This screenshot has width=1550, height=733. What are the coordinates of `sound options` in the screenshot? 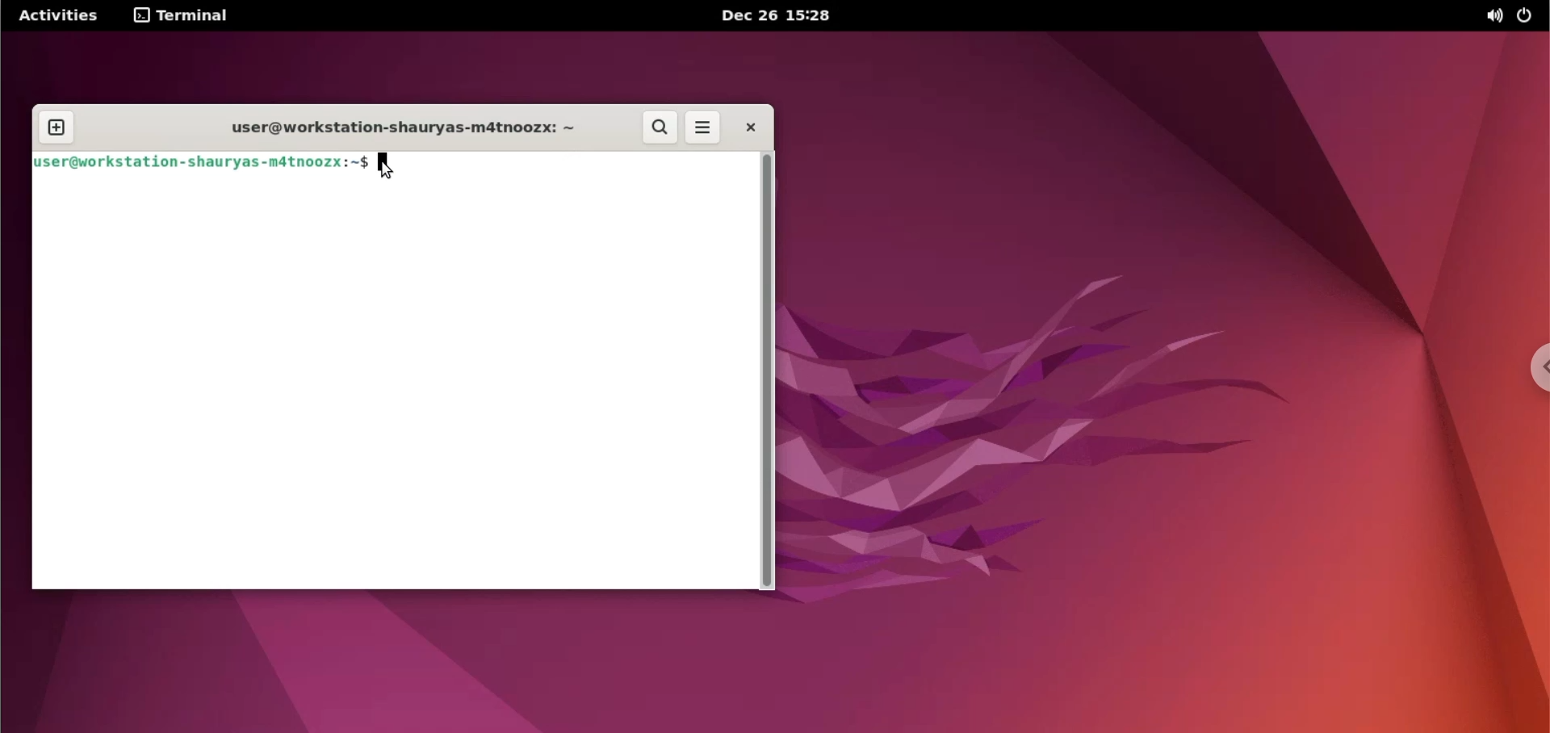 It's located at (1489, 15).